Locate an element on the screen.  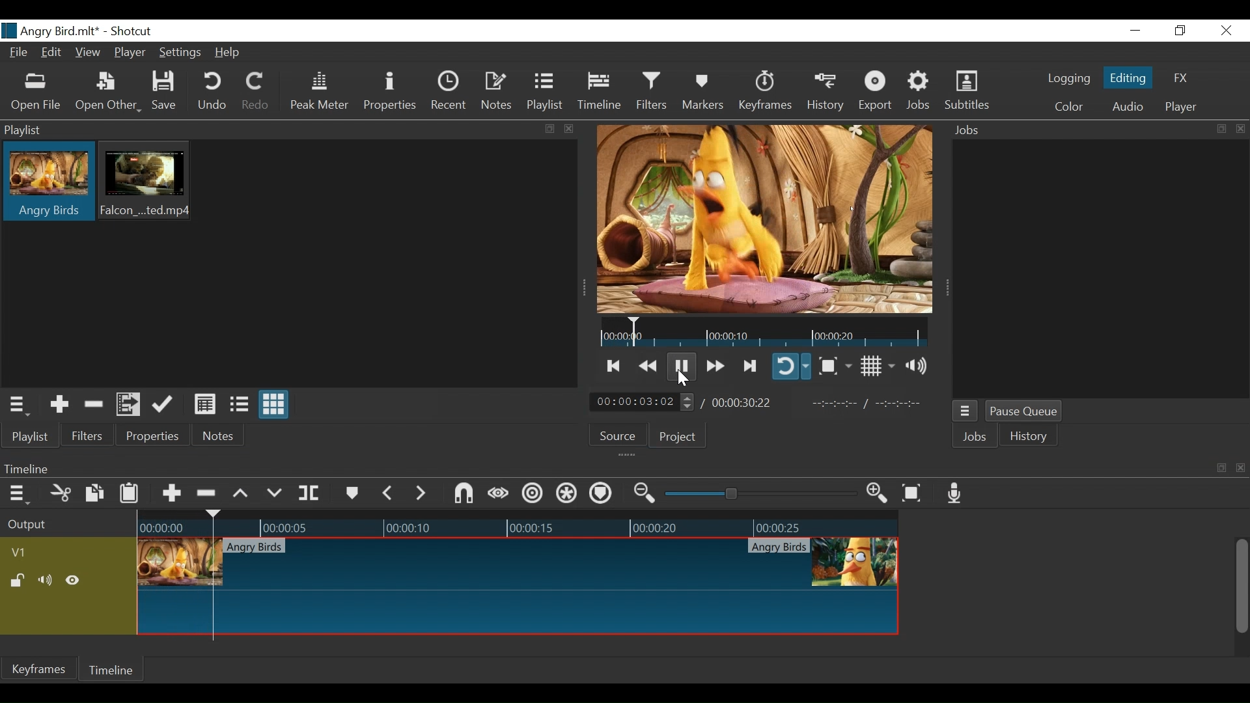
Copy is located at coordinates (93, 493).